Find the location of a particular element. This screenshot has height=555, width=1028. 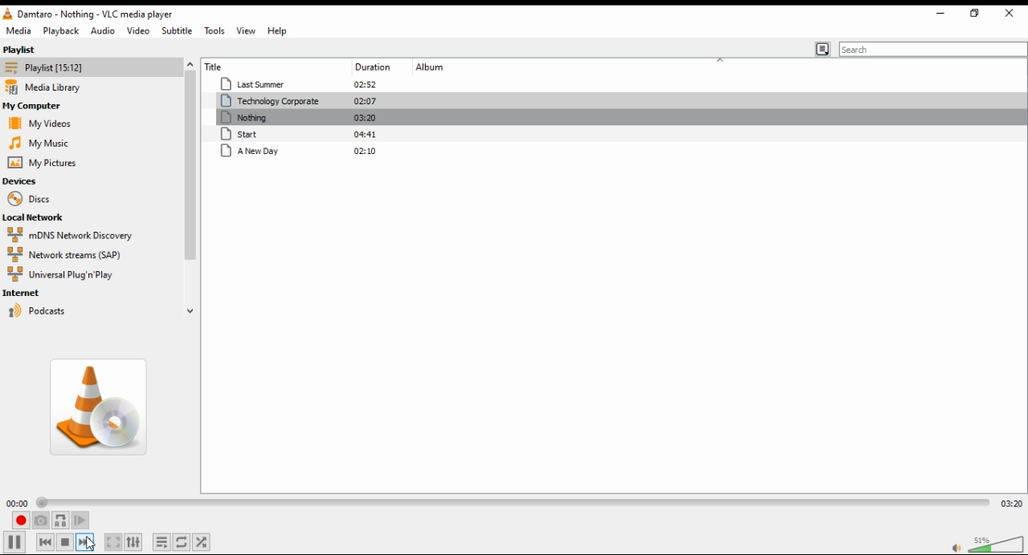

local network is located at coordinates (51, 220).